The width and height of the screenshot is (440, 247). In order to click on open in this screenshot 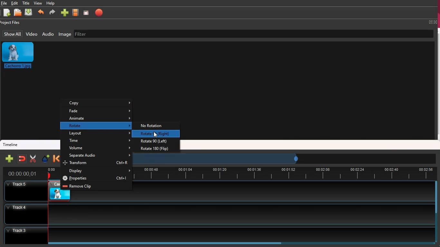, I will do `click(18, 13)`.